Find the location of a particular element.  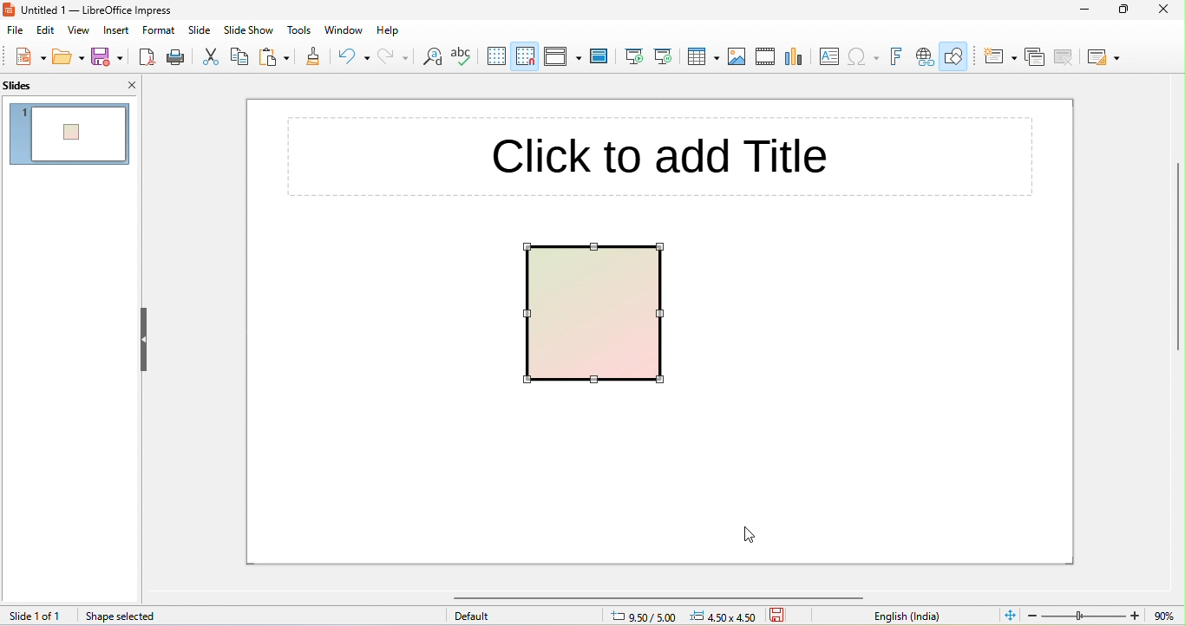

tools is located at coordinates (300, 29).